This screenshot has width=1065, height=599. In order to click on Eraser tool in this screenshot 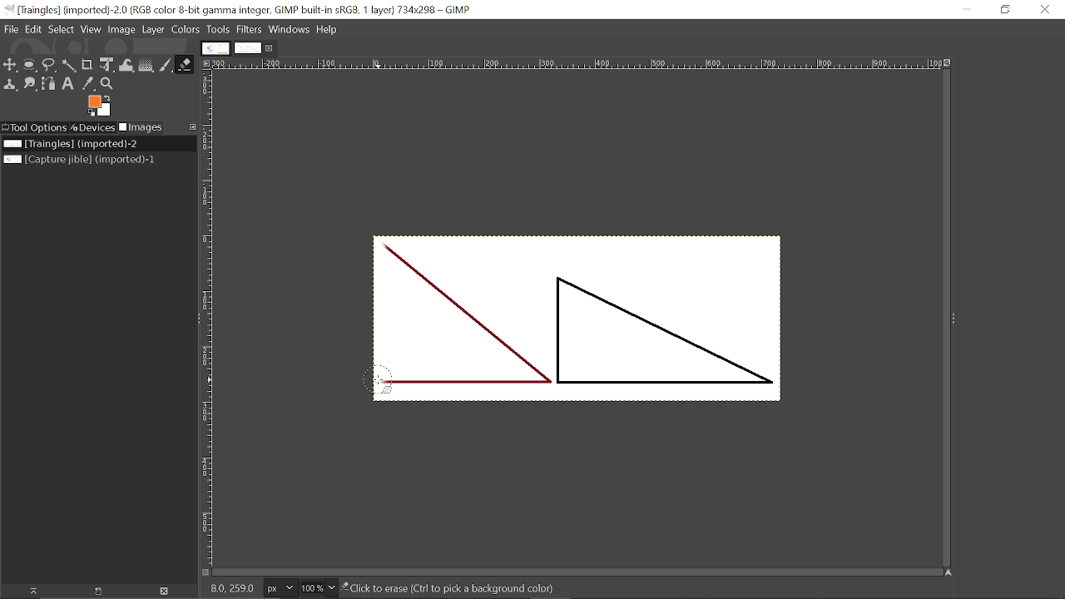, I will do `click(185, 64)`.